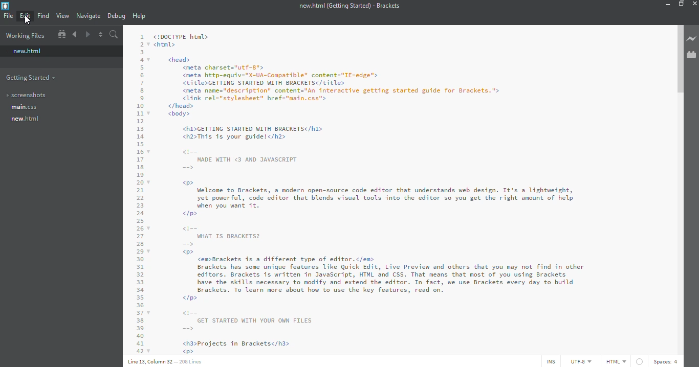 The image size is (699, 367). I want to click on back, so click(75, 34).